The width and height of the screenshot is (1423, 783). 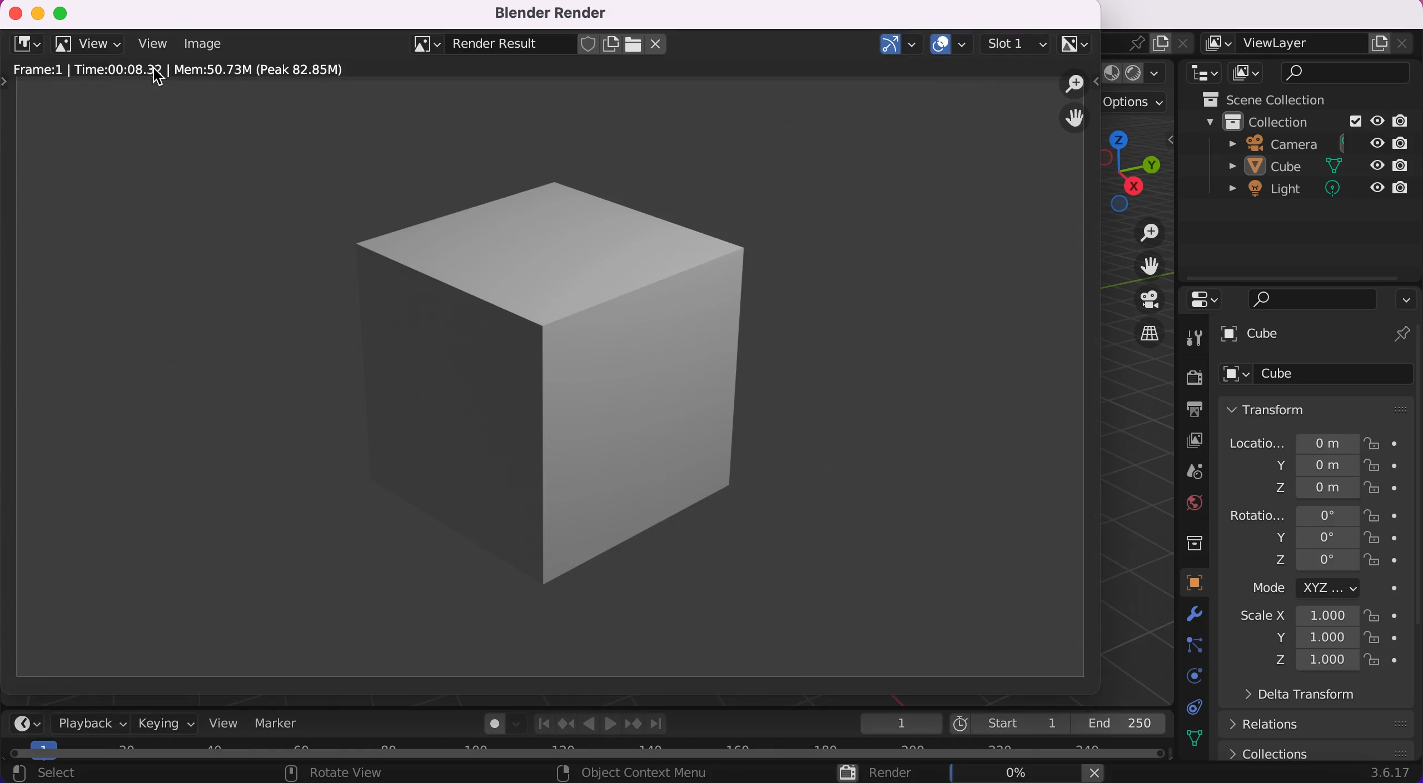 What do you see at coordinates (288, 724) in the screenshot?
I see `marker` at bounding box center [288, 724].